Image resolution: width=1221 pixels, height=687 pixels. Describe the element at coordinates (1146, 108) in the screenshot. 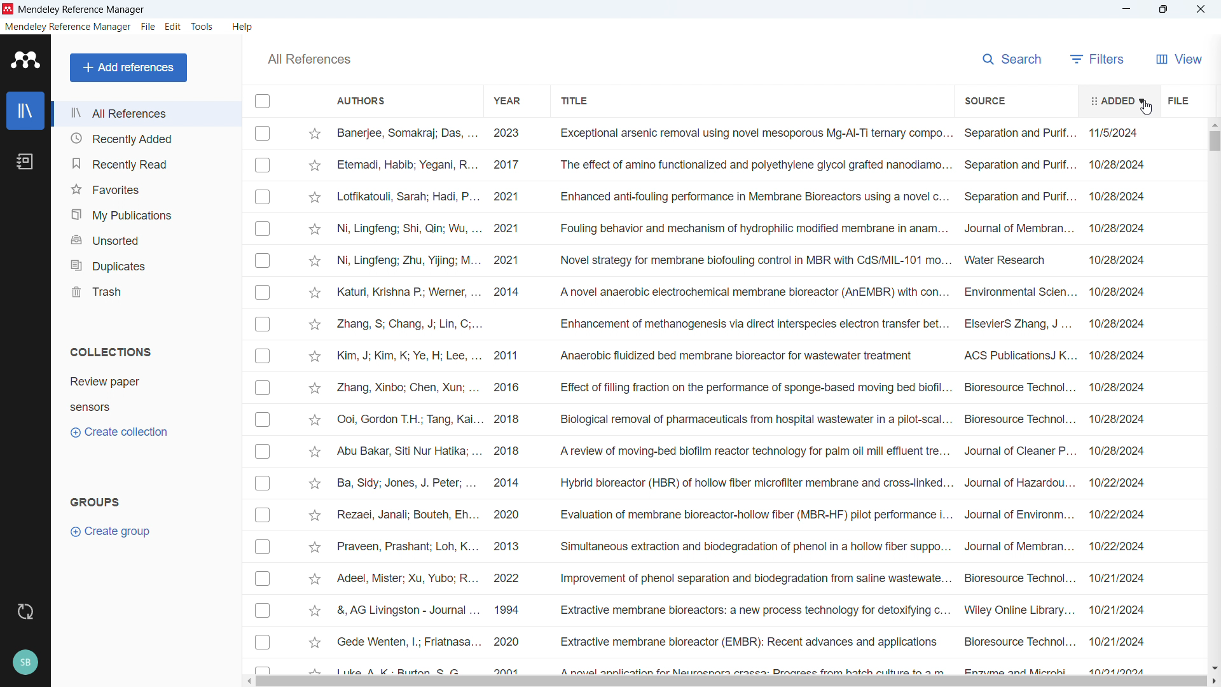

I see `Cursor ` at that location.